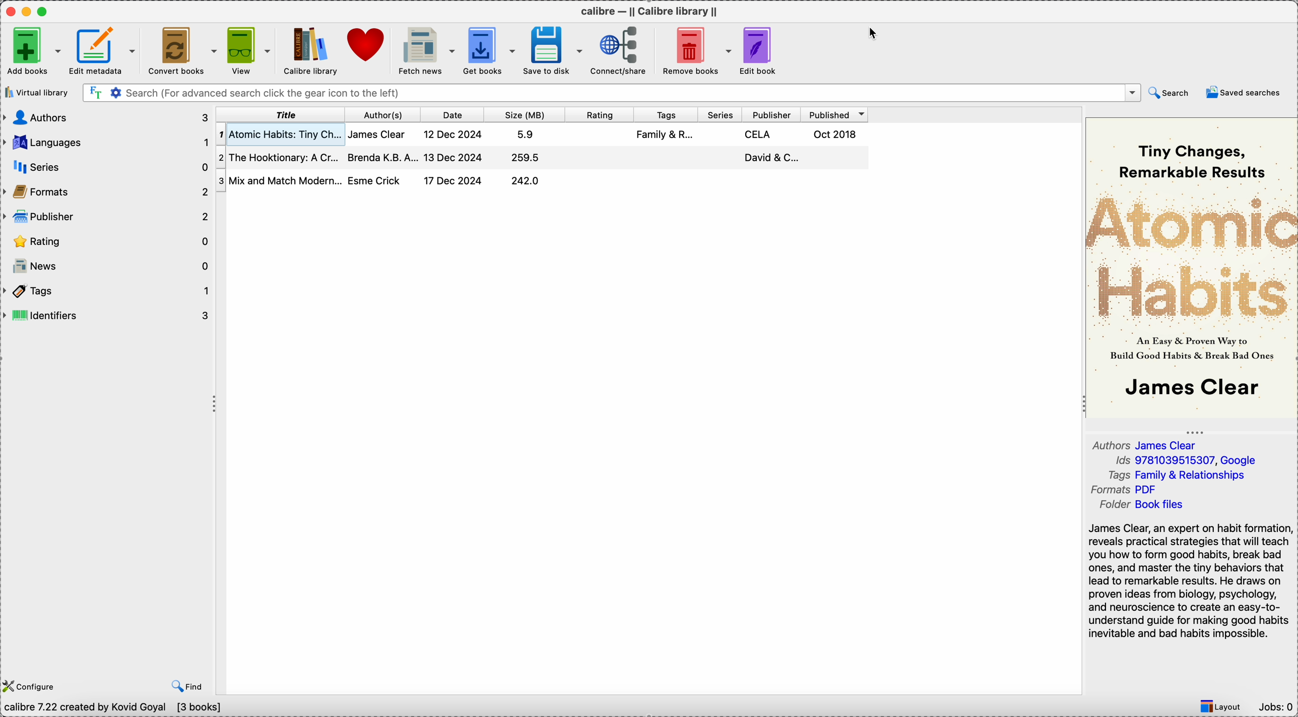 Image resolution: width=1298 pixels, height=717 pixels. Describe the element at coordinates (106, 190) in the screenshot. I see `formats` at that location.